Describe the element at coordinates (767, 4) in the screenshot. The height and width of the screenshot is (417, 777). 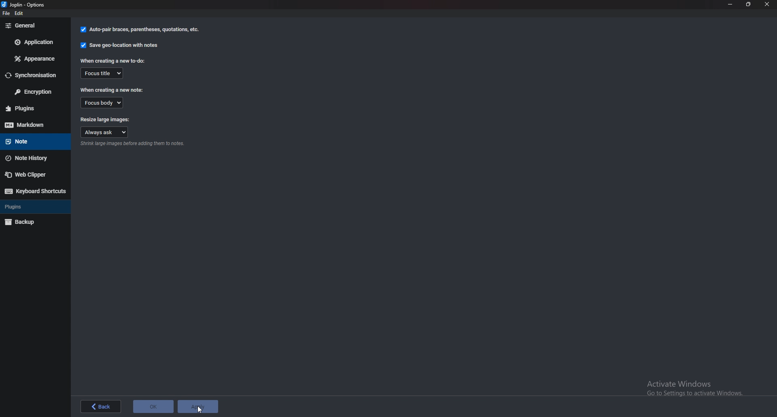
I see `close` at that location.